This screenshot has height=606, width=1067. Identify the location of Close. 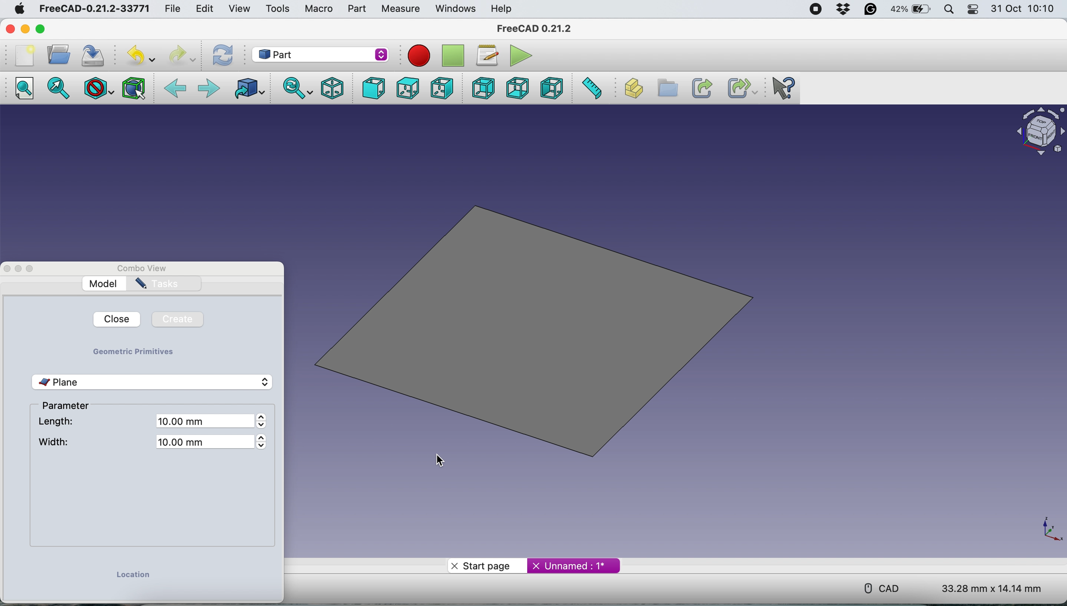
(10, 30).